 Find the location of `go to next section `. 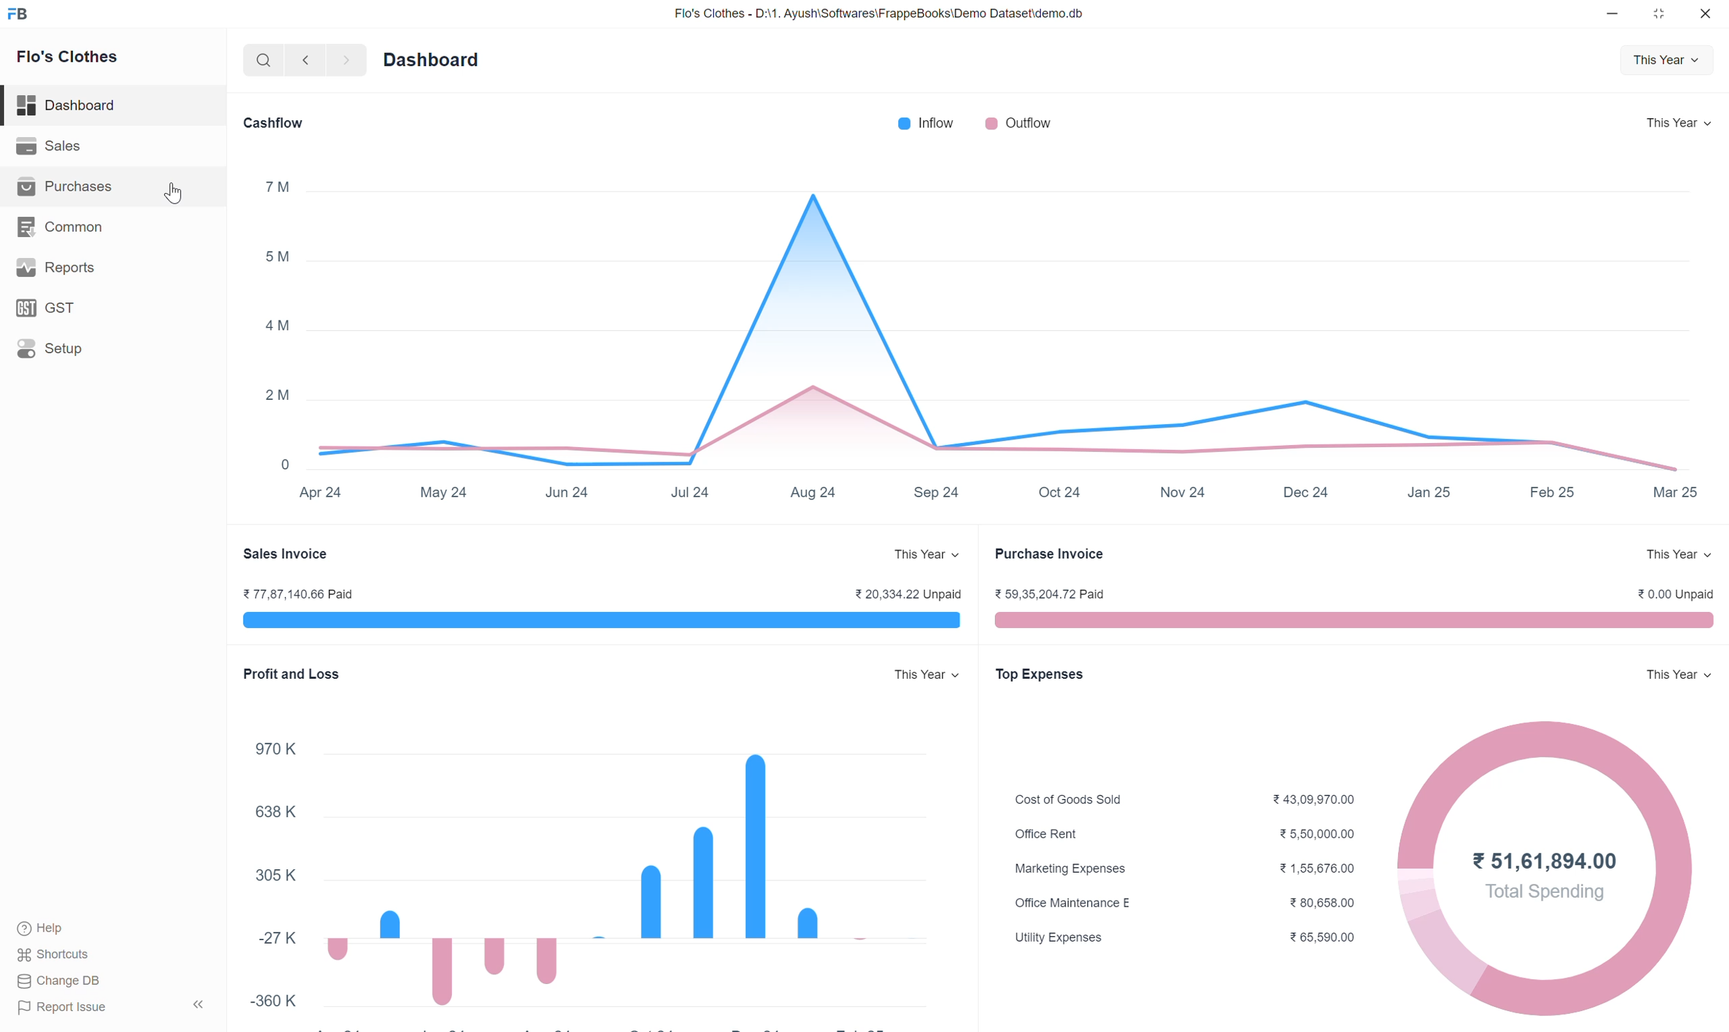

go to next section  is located at coordinates (347, 60).